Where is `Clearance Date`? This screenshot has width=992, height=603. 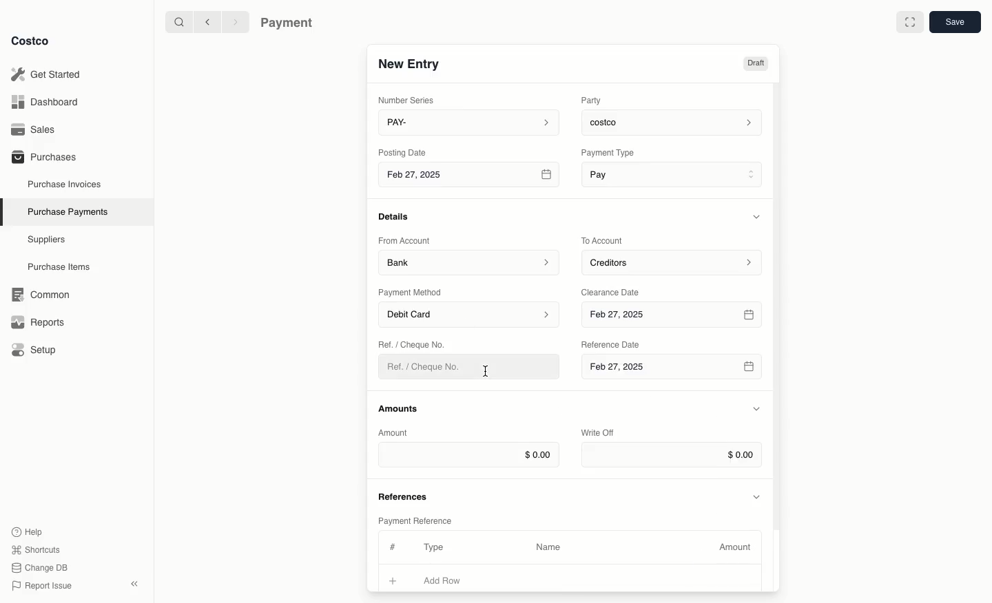
Clearance Date is located at coordinates (615, 291).